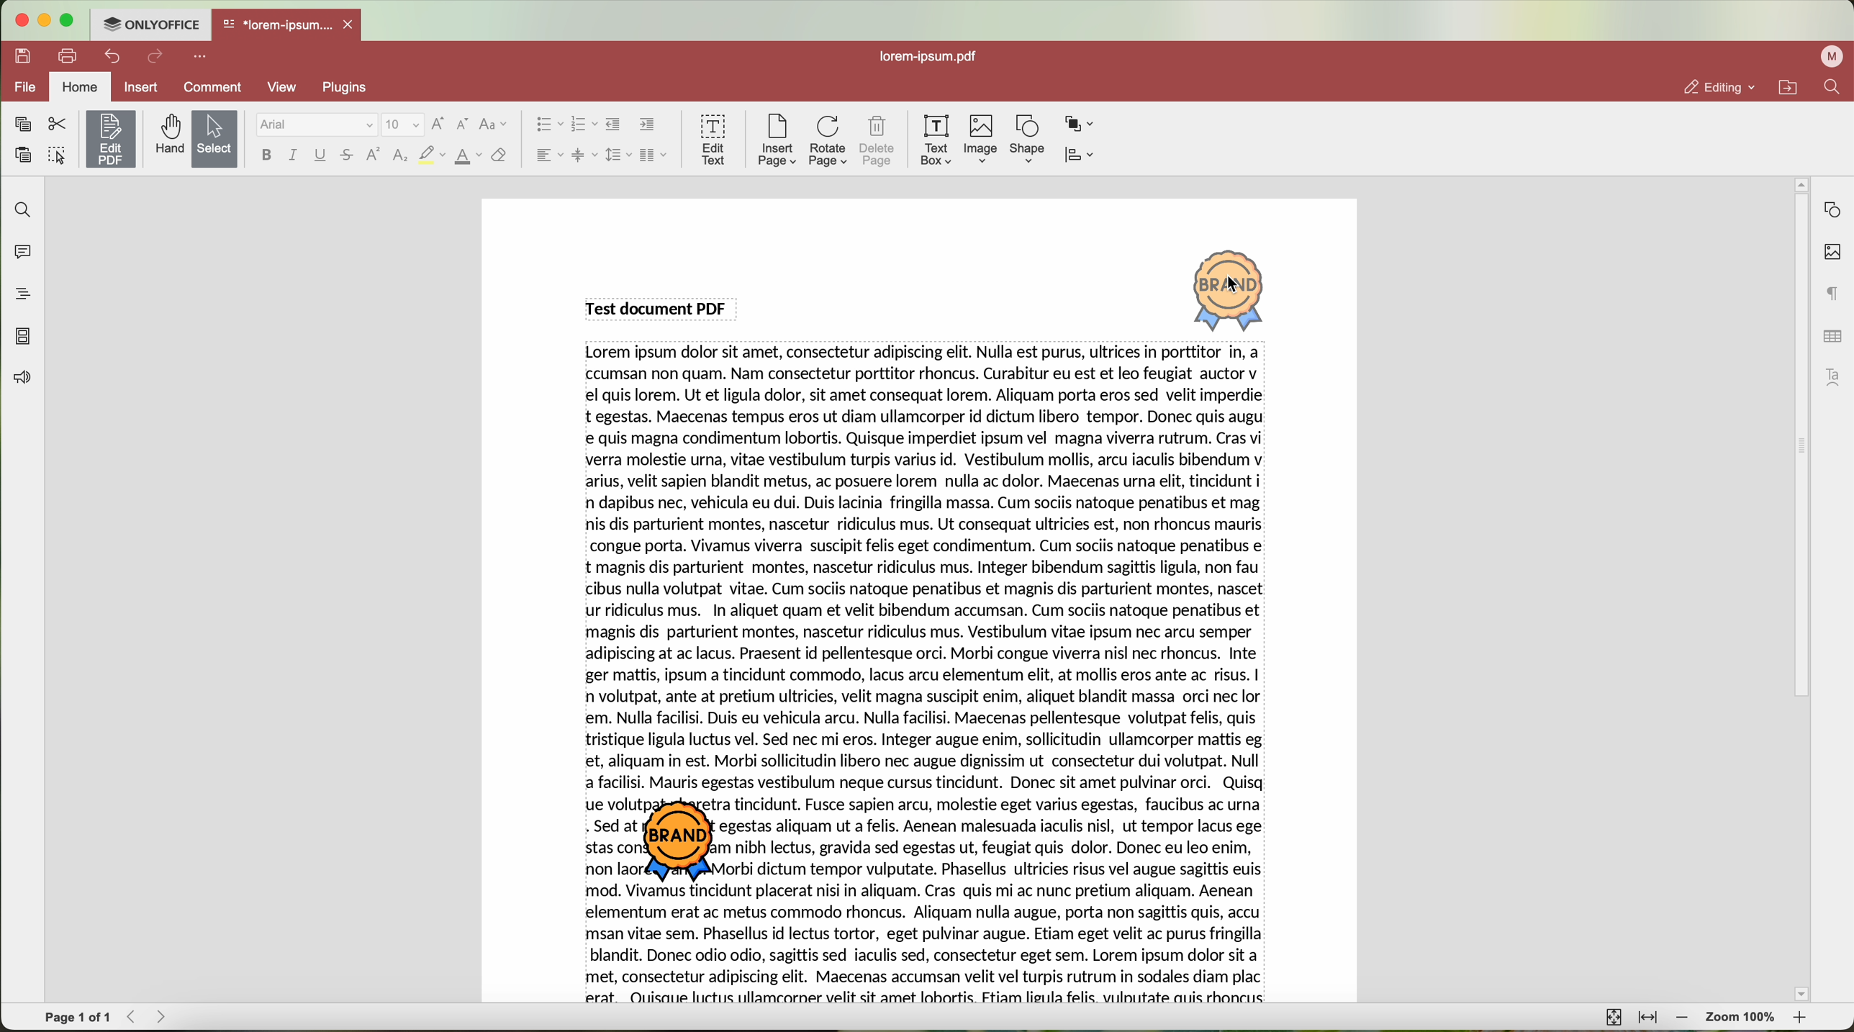 This screenshot has height=1032, width=1854. What do you see at coordinates (776, 140) in the screenshot?
I see `insert page` at bounding box center [776, 140].